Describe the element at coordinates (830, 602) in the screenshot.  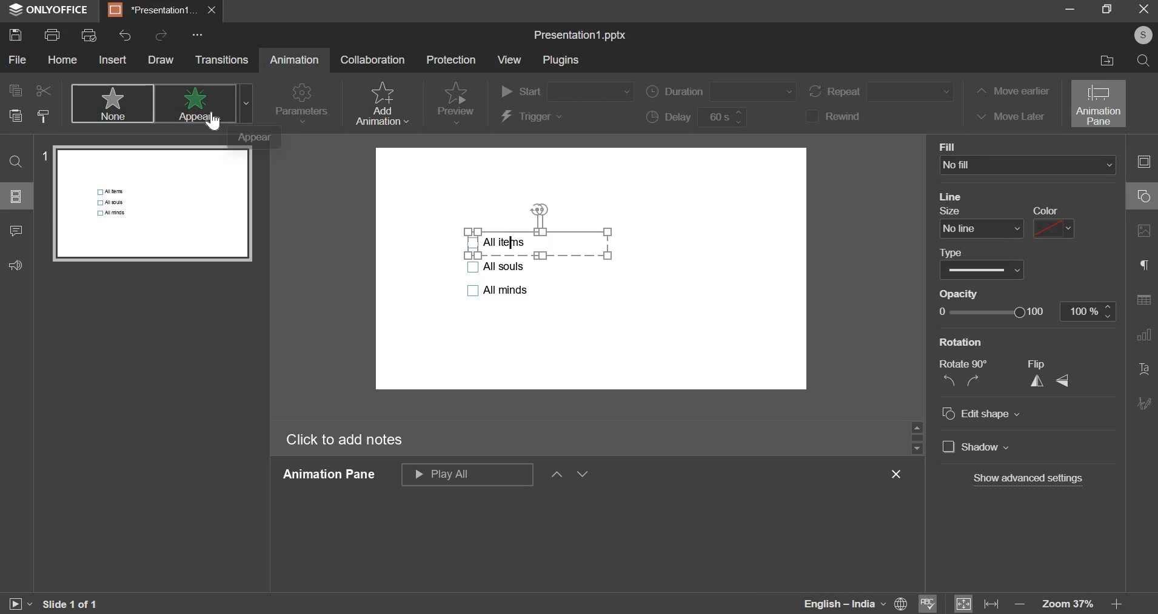
I see `language` at that location.